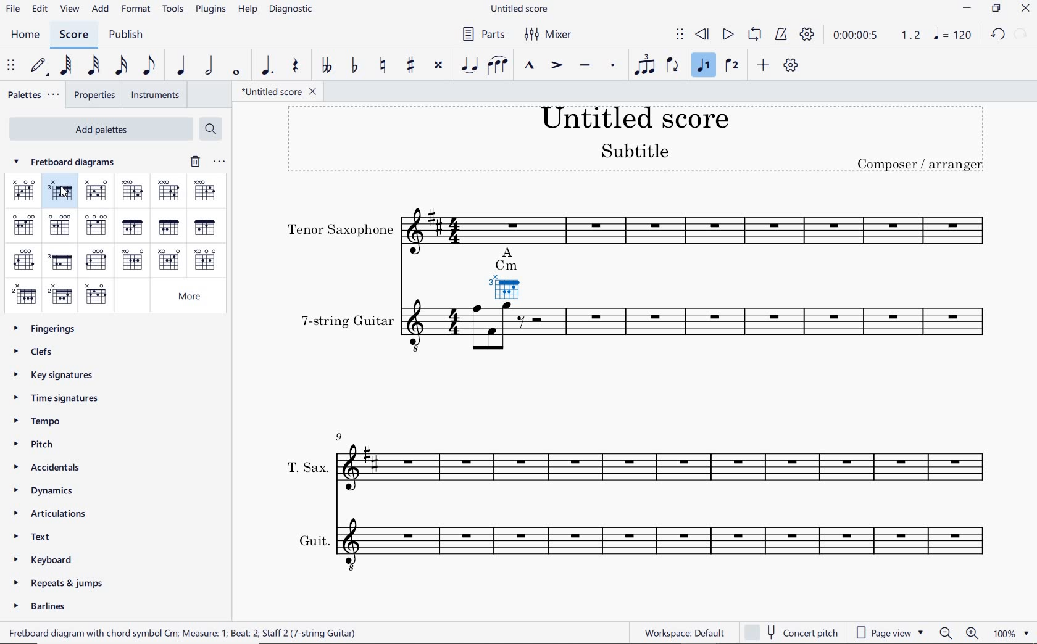 This screenshot has width=1037, height=644. Describe the element at coordinates (101, 9) in the screenshot. I see `ADD` at that location.